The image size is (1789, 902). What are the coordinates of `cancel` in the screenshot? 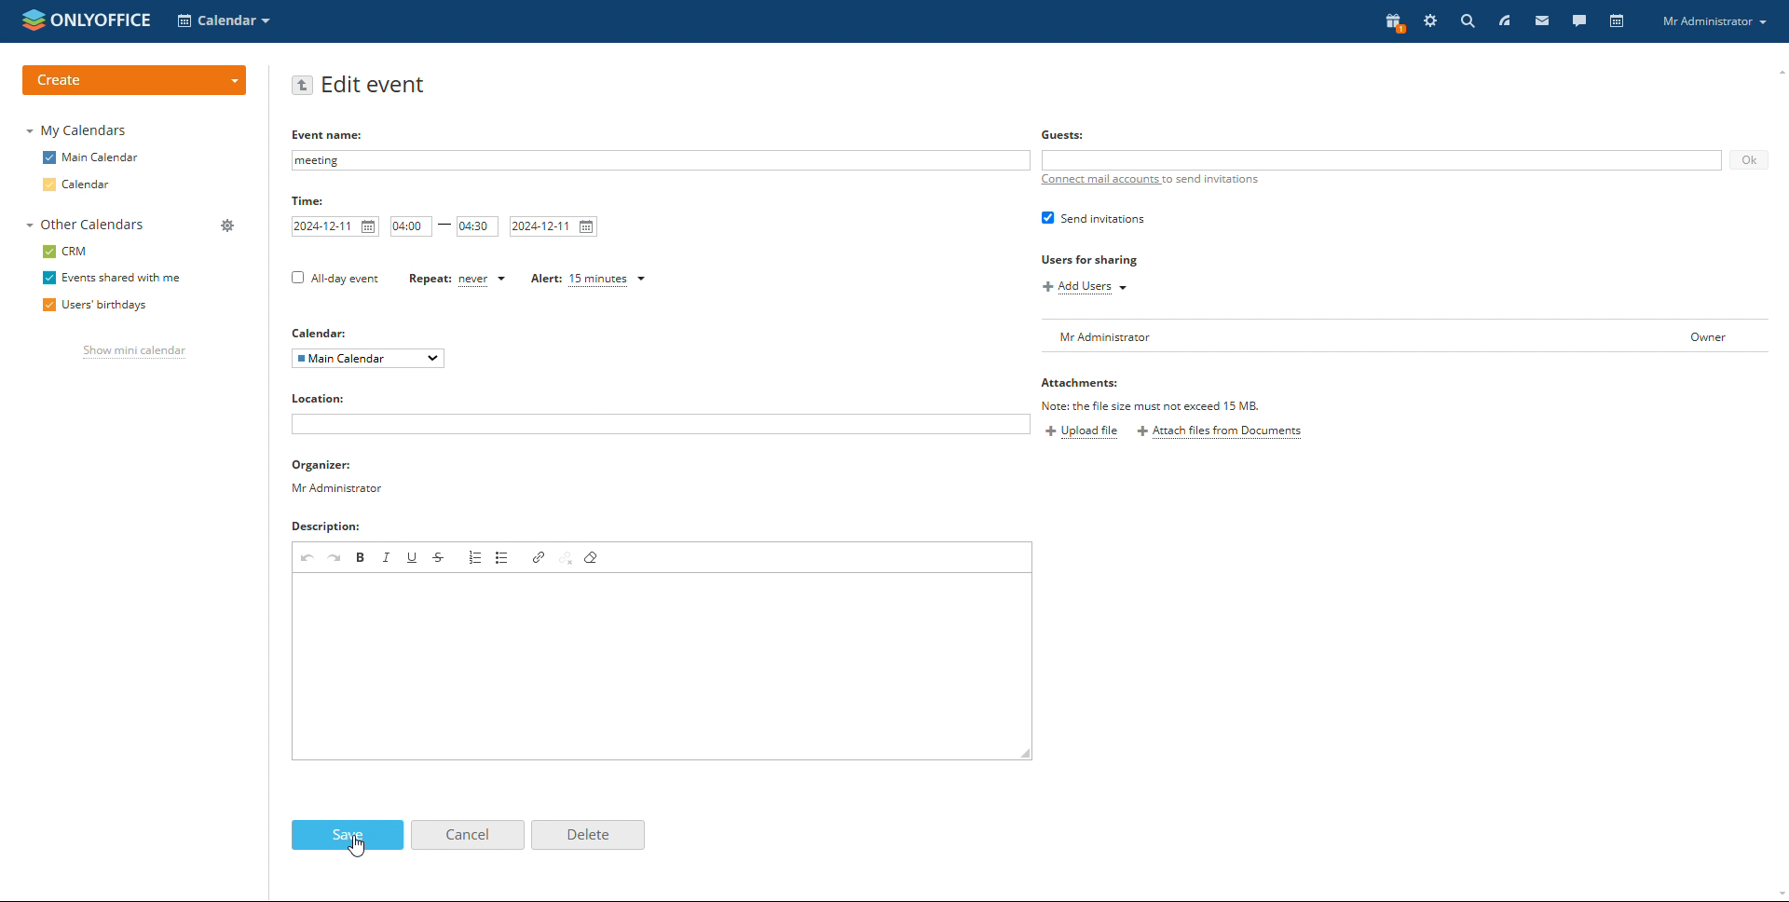 It's located at (467, 834).